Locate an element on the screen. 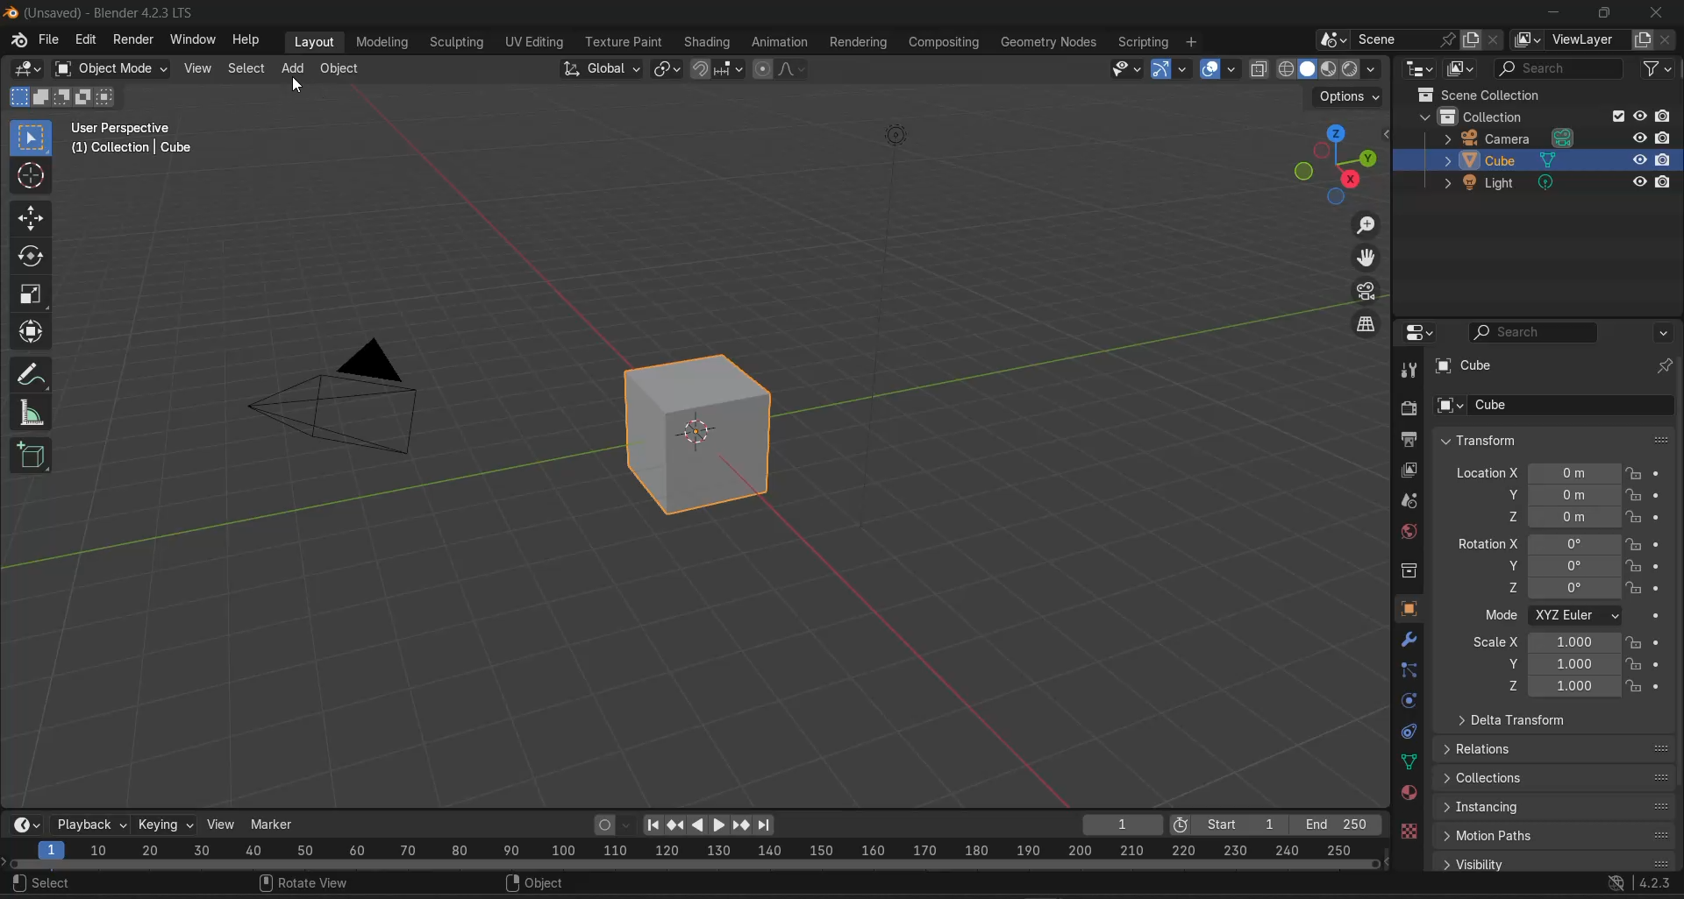 Image resolution: width=1684 pixels, height=899 pixels. disable in renders is located at coordinates (1666, 138).